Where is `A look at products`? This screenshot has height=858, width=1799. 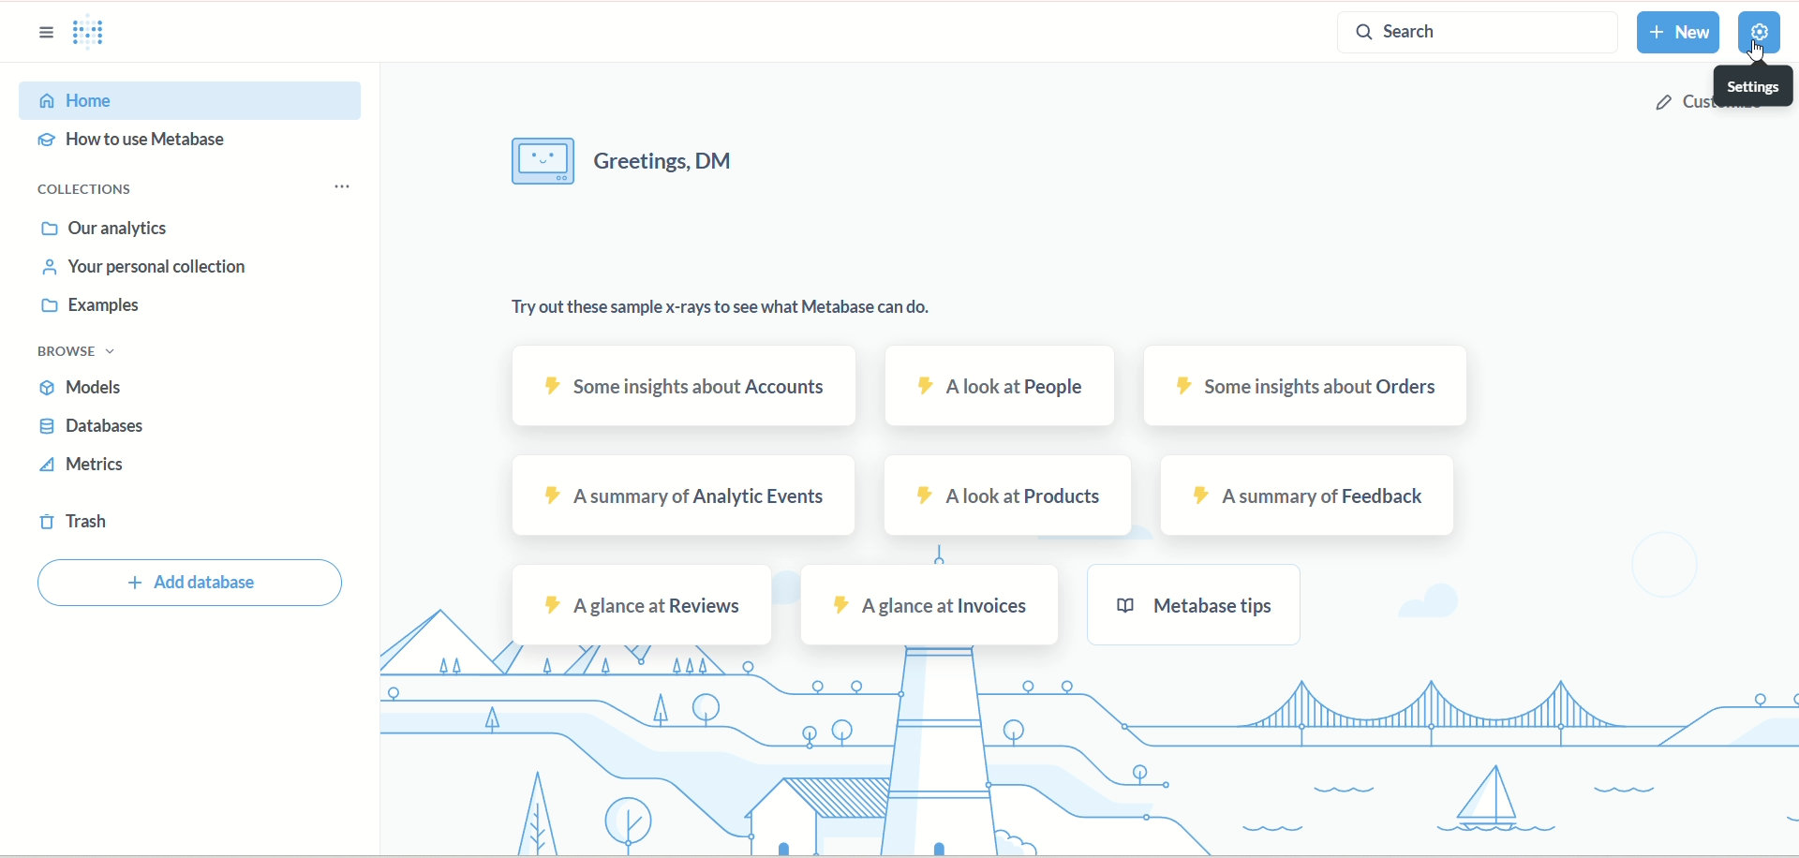
A look at products is located at coordinates (1010, 497).